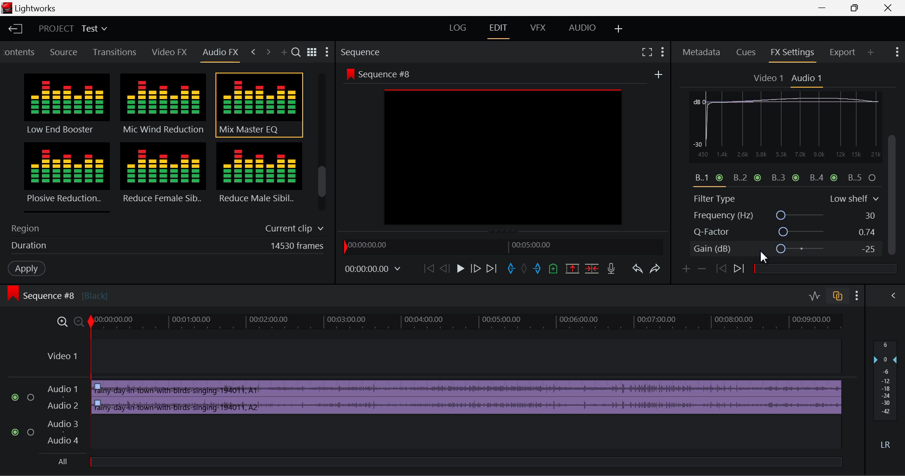 This screenshot has height=476, width=905. Describe the element at coordinates (79, 323) in the screenshot. I see `Timeline Zoom Out` at that location.